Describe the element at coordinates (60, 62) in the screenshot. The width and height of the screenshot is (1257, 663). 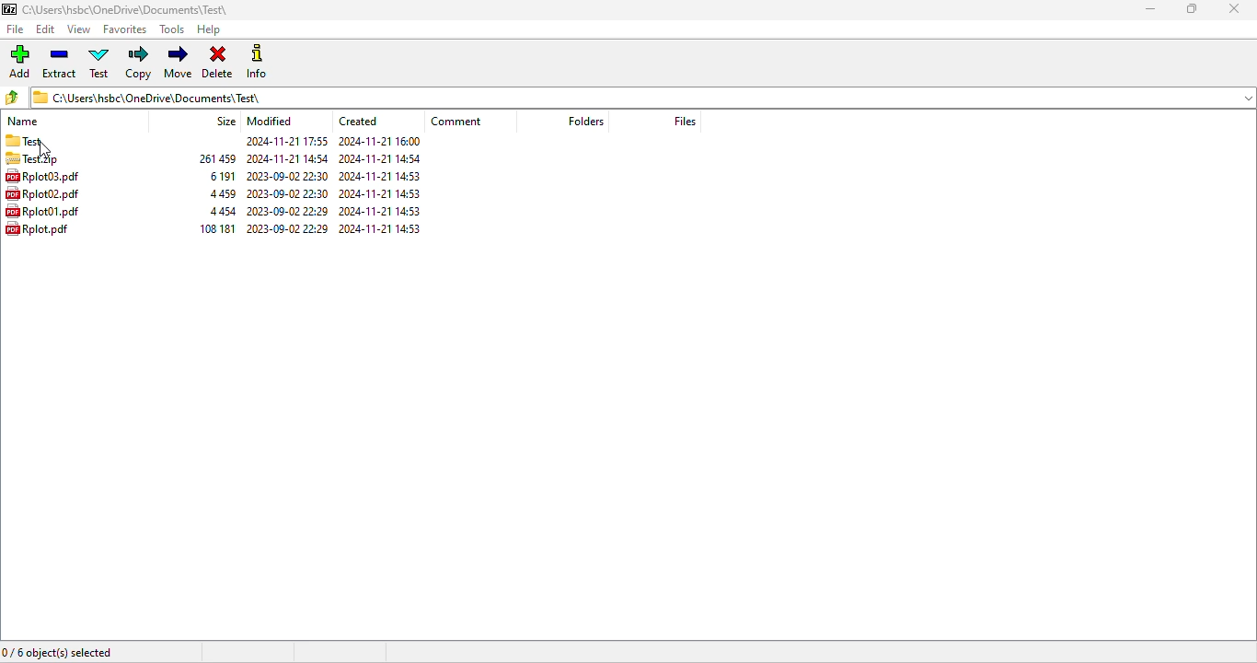
I see `extract` at that location.